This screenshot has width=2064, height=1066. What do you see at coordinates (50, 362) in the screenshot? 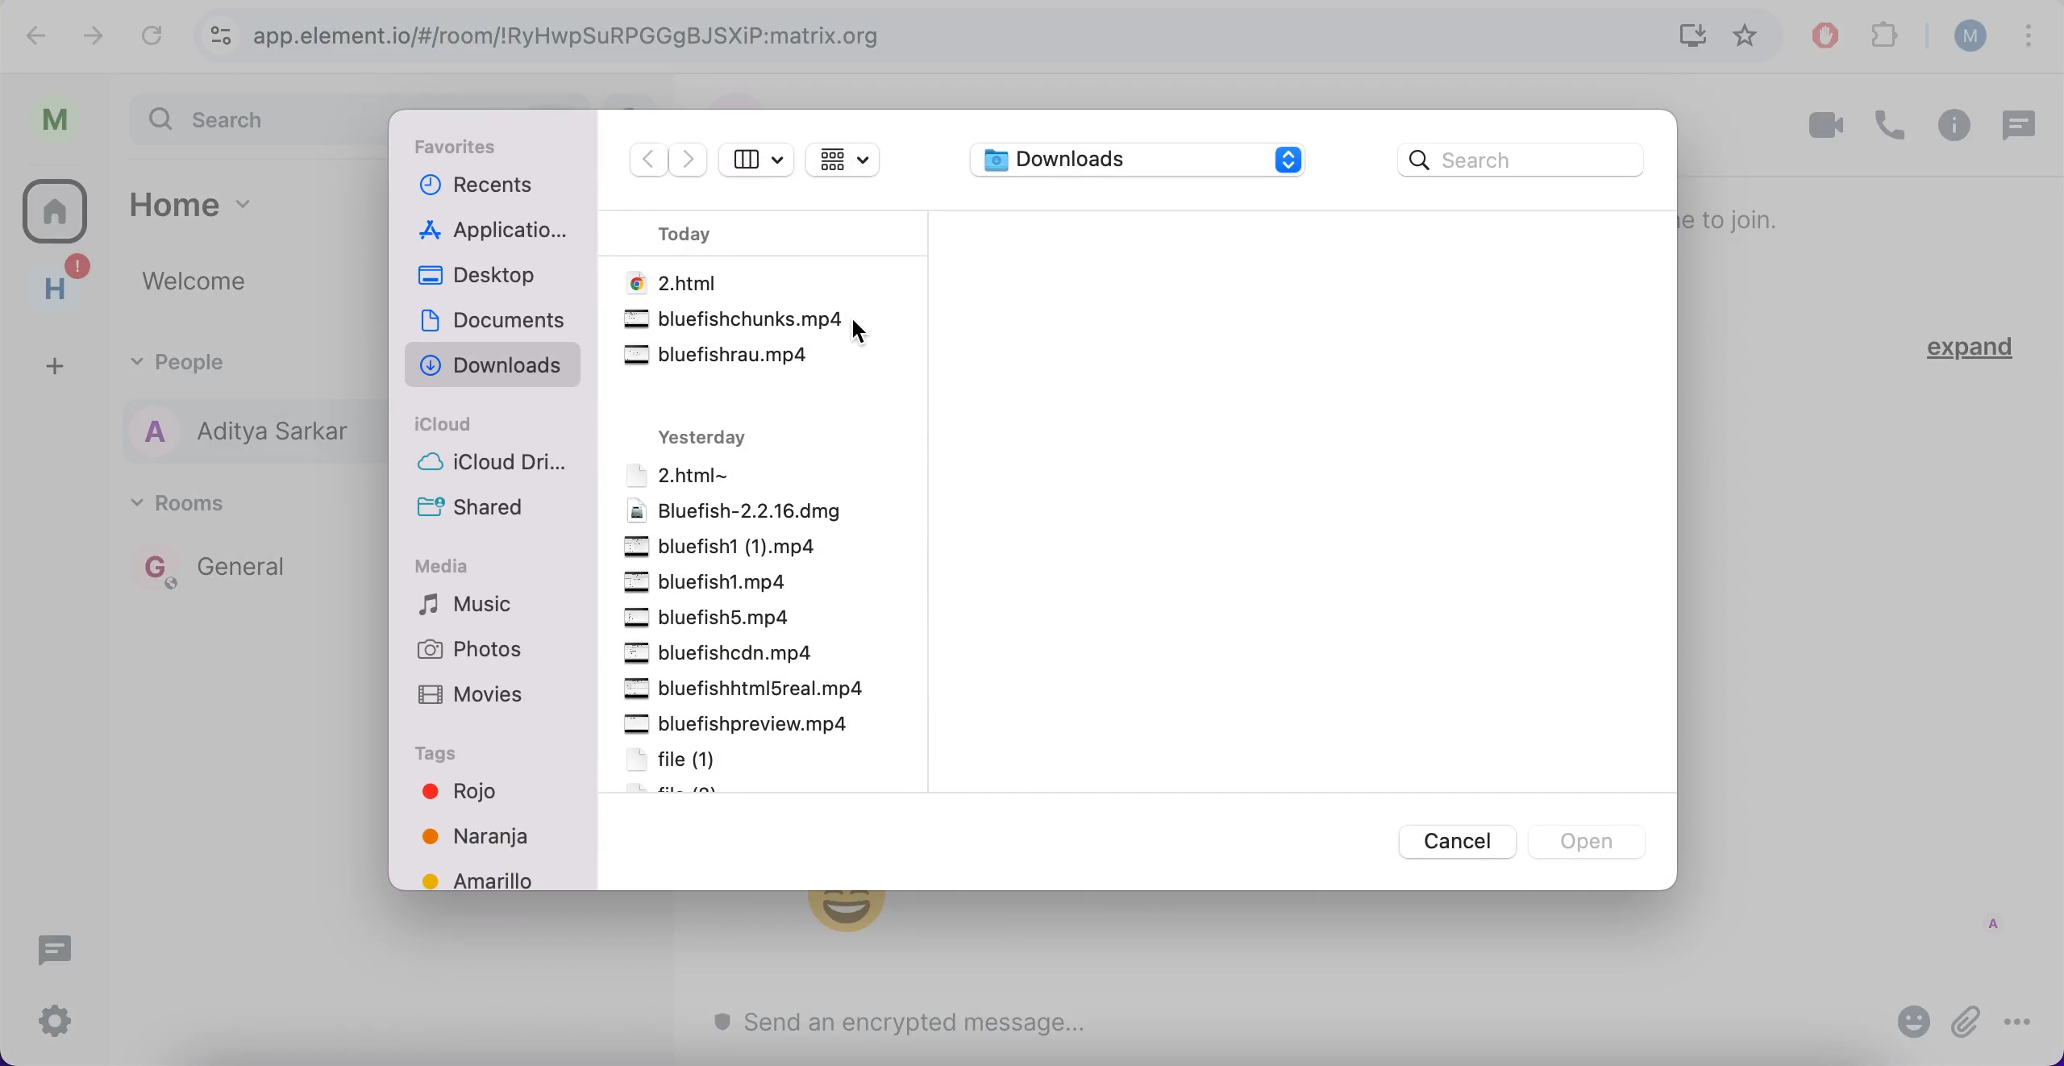
I see `create a space` at bounding box center [50, 362].